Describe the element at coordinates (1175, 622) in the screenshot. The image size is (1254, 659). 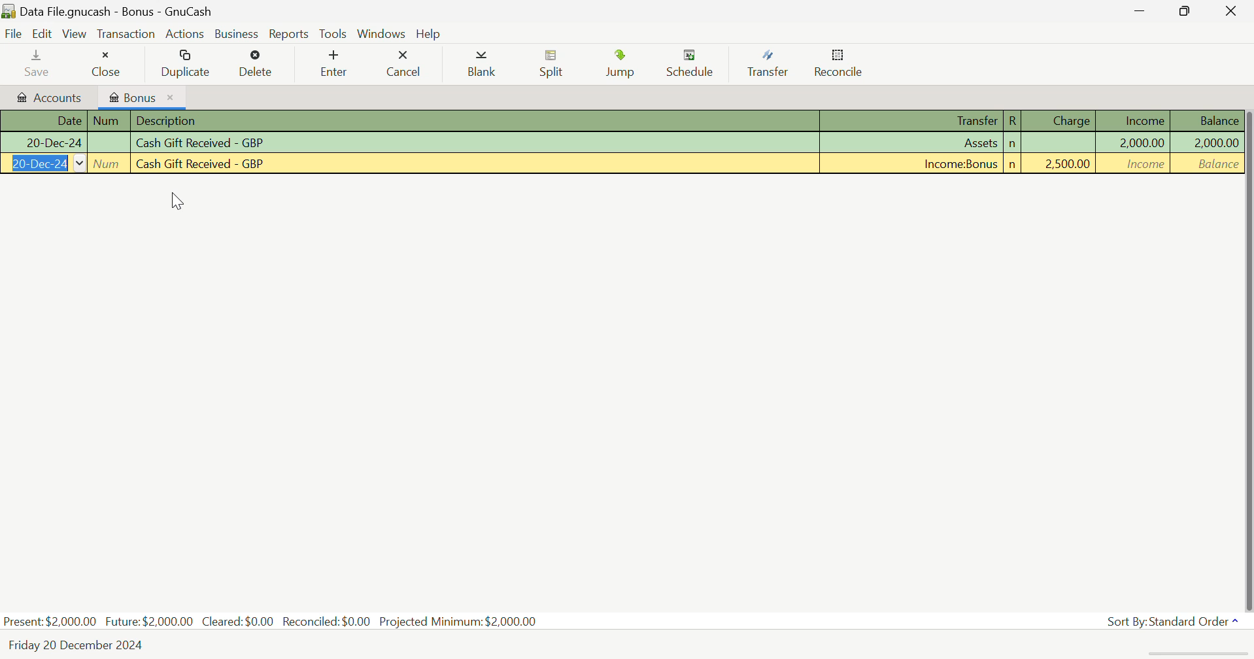
I see `Sort By: Standard Order` at that location.